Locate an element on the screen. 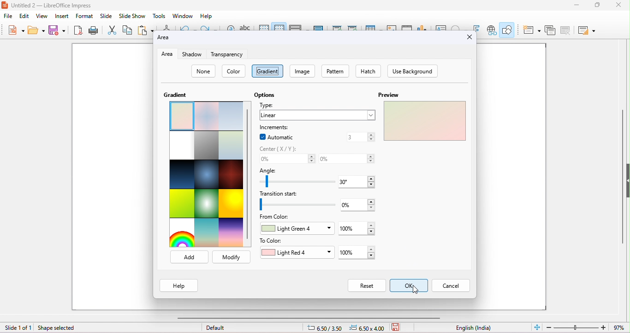 The height and width of the screenshot is (333, 630). reset is located at coordinates (367, 285).